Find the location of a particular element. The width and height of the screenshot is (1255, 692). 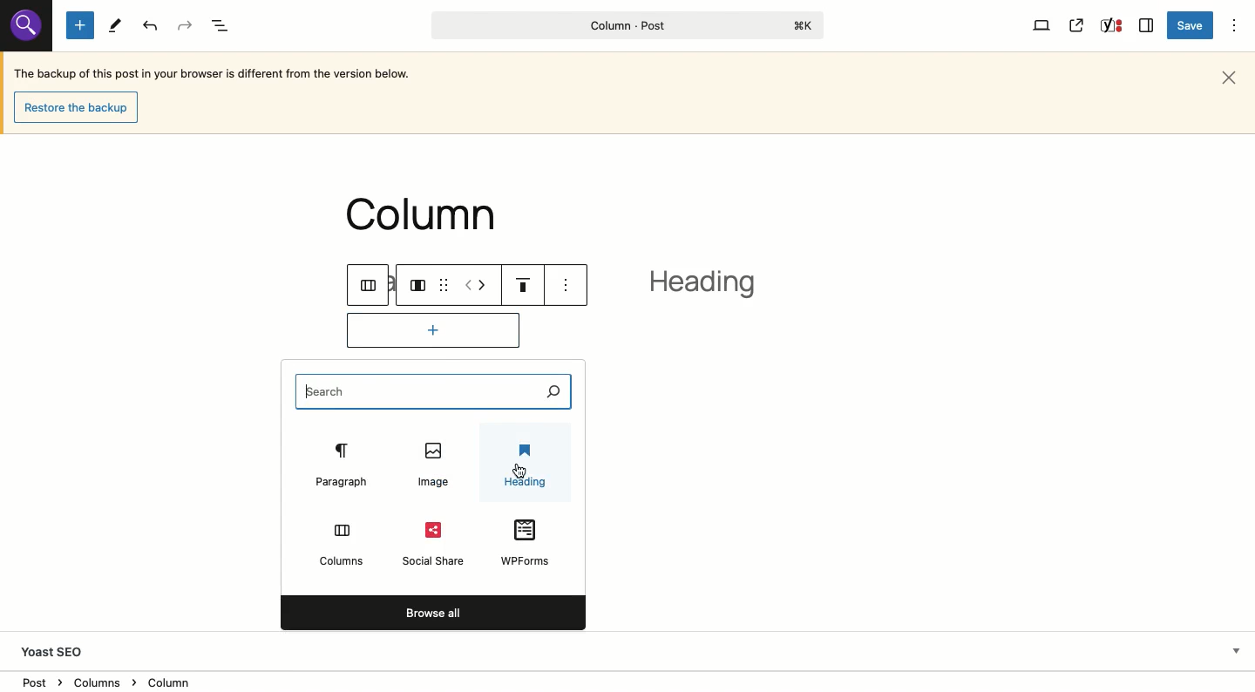

Move left right is located at coordinates (477, 284).